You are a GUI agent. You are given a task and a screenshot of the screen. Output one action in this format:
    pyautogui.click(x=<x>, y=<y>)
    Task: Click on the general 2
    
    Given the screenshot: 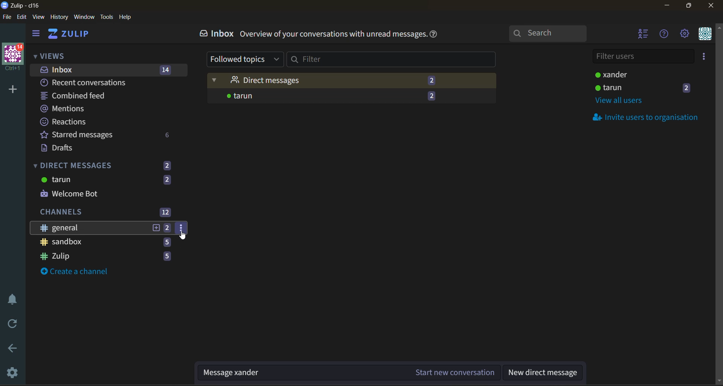 What is the action you would take?
    pyautogui.click(x=110, y=228)
    